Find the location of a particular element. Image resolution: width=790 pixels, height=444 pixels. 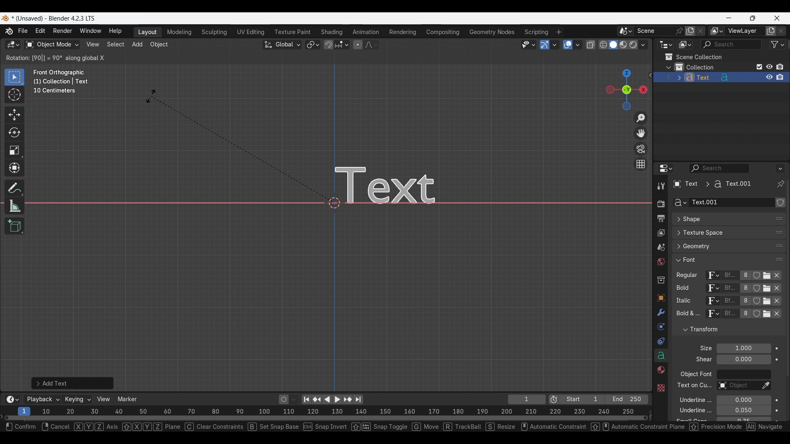

 is located at coordinates (684, 289).